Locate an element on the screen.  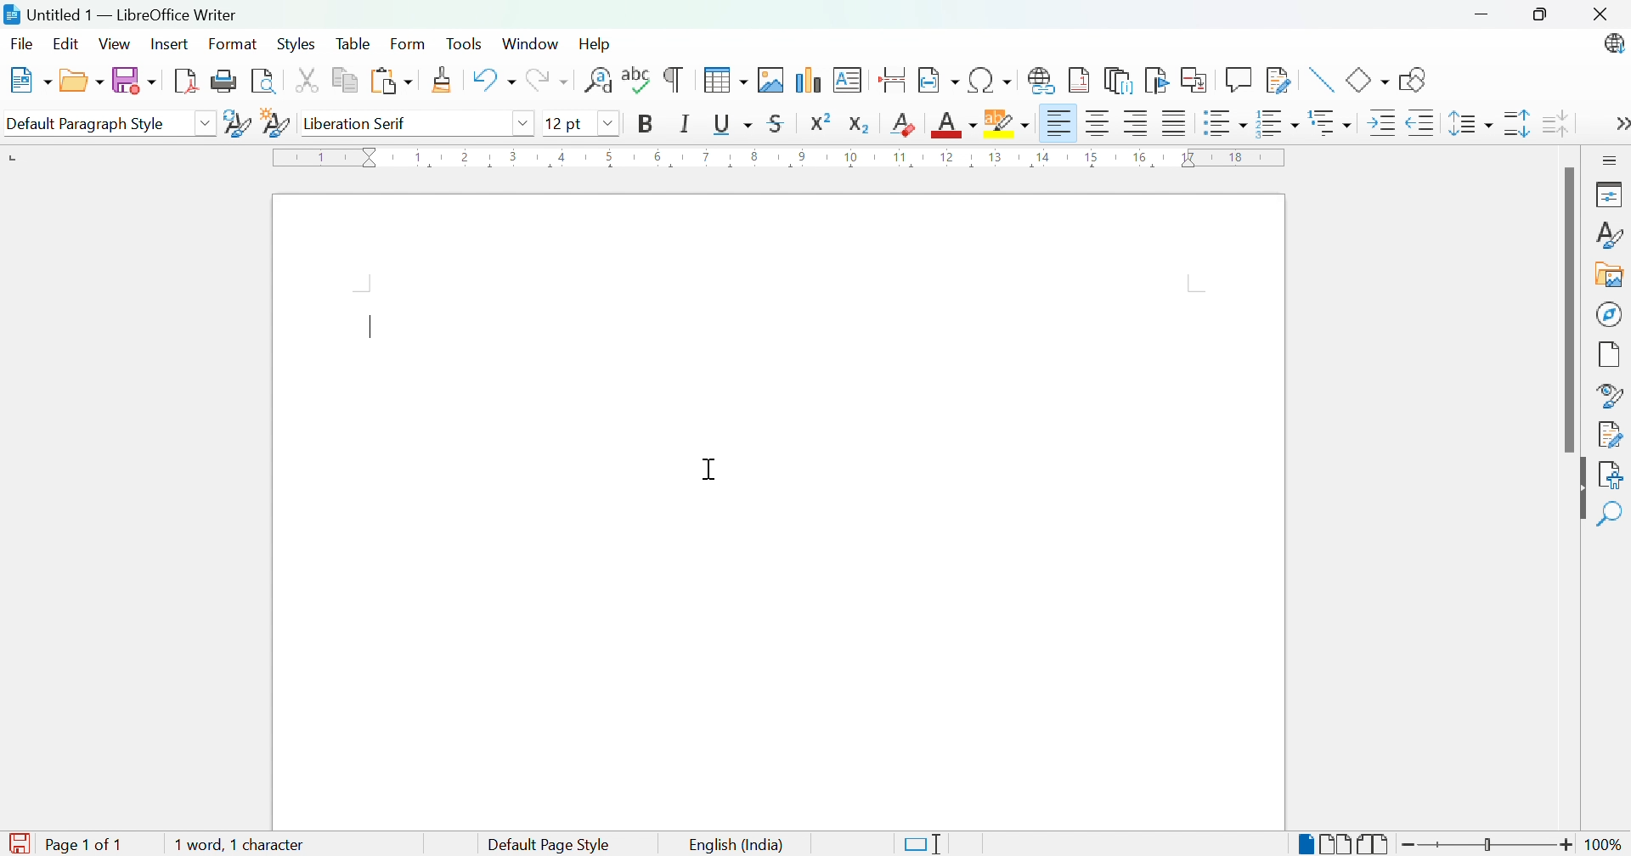
Help is located at coordinates (599, 46).